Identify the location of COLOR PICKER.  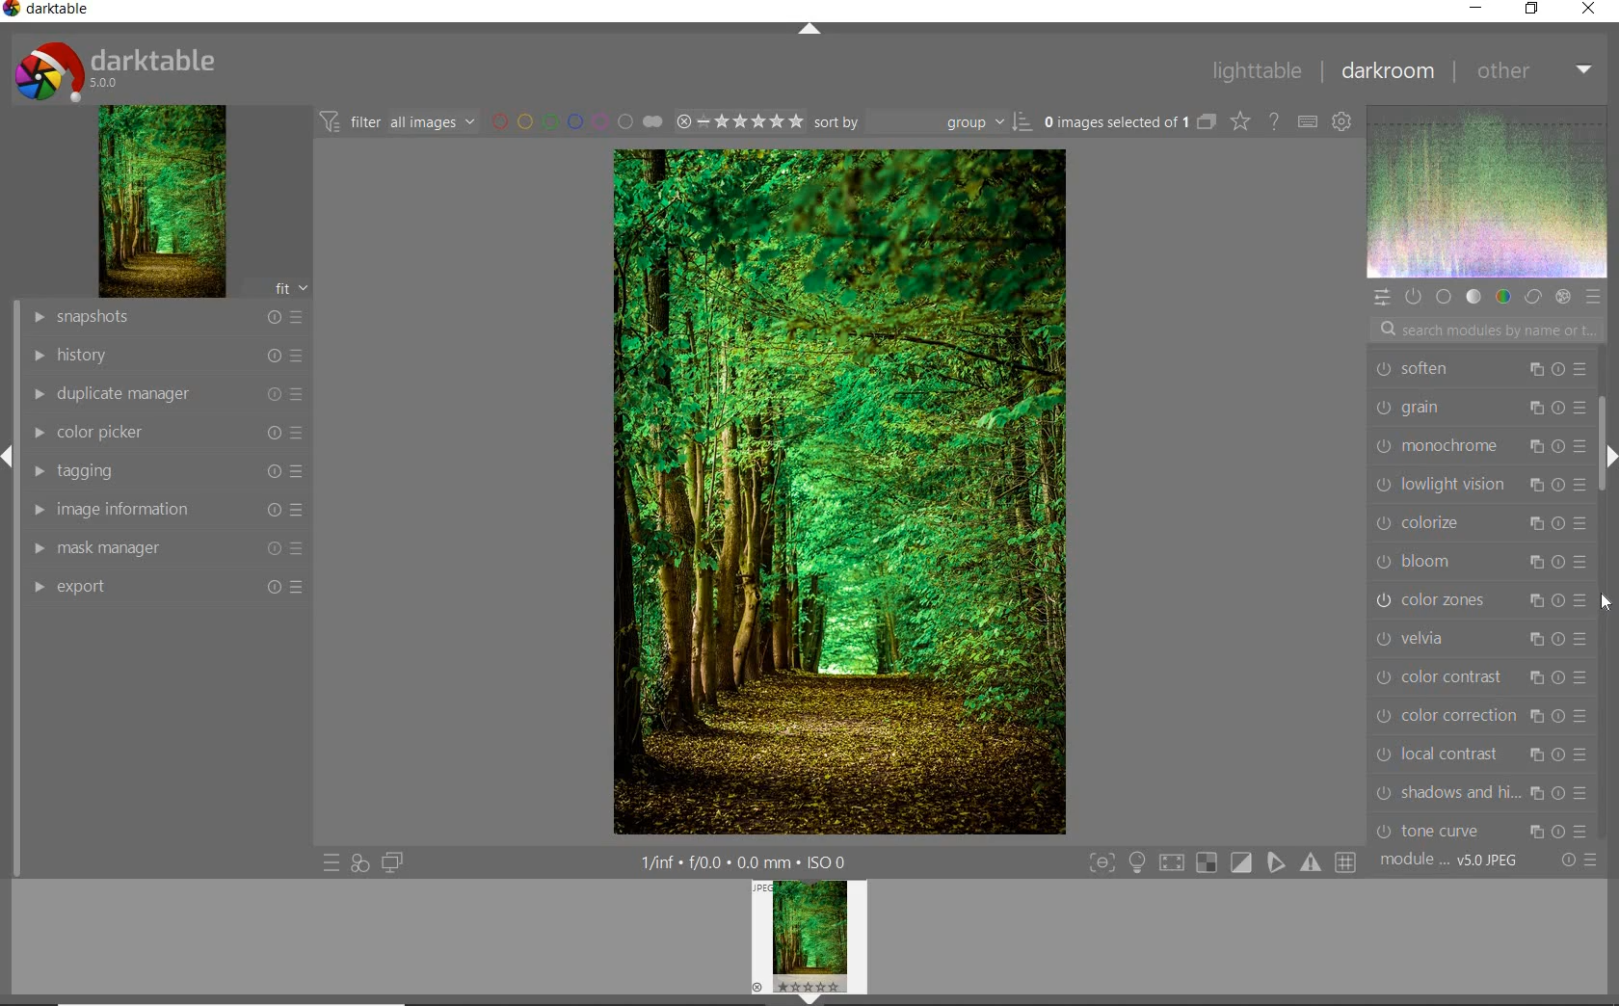
(164, 433).